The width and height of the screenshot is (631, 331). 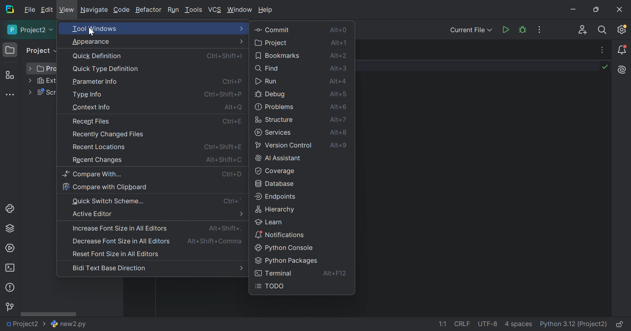 What do you see at coordinates (99, 160) in the screenshot?
I see `Recent changes` at bounding box center [99, 160].